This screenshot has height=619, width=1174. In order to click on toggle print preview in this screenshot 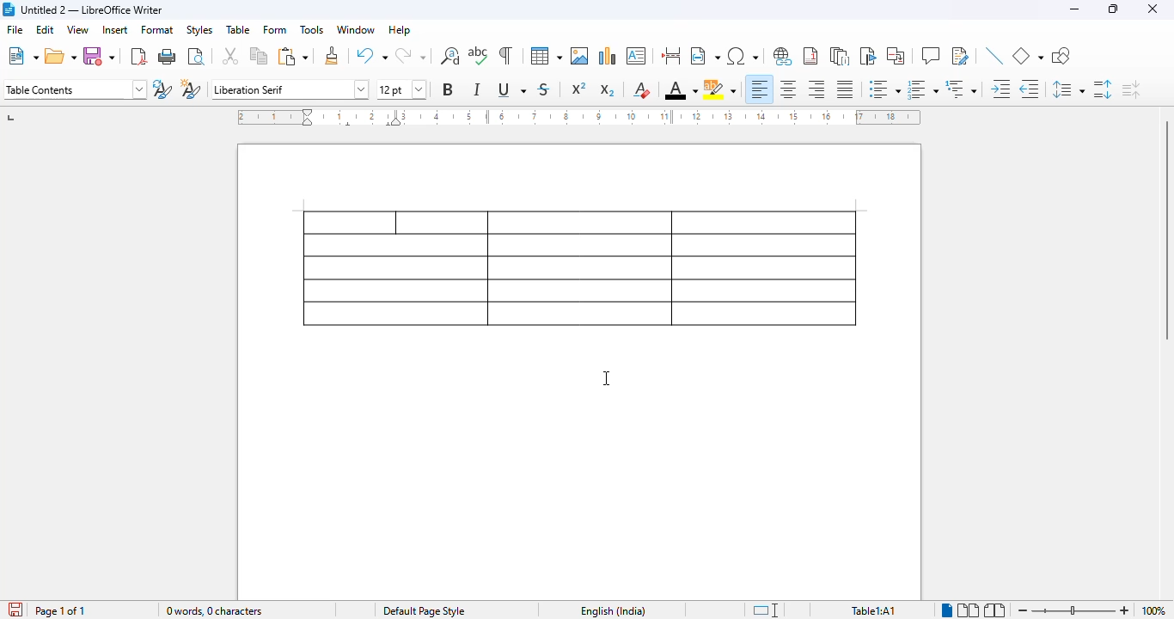, I will do `click(195, 57)`.